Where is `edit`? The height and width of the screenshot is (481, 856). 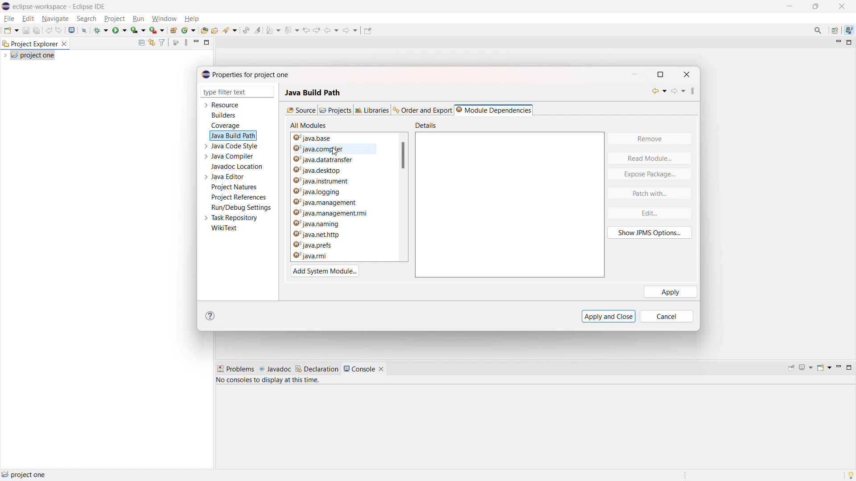 edit is located at coordinates (28, 19).